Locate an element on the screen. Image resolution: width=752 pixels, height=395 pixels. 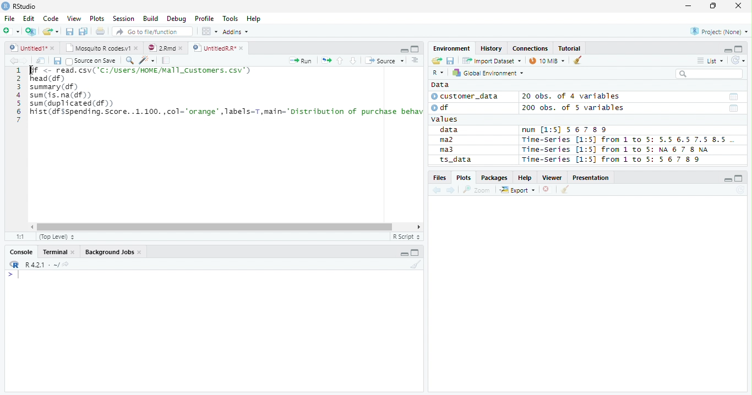
Source is located at coordinates (383, 61).